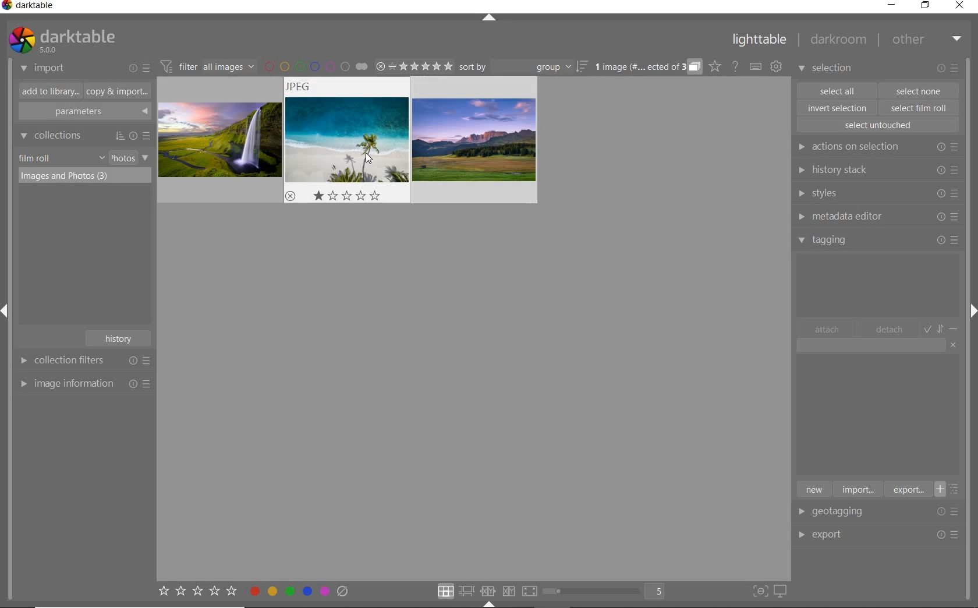 The image size is (978, 608). I want to click on set keyboard shortcut, so click(756, 67).